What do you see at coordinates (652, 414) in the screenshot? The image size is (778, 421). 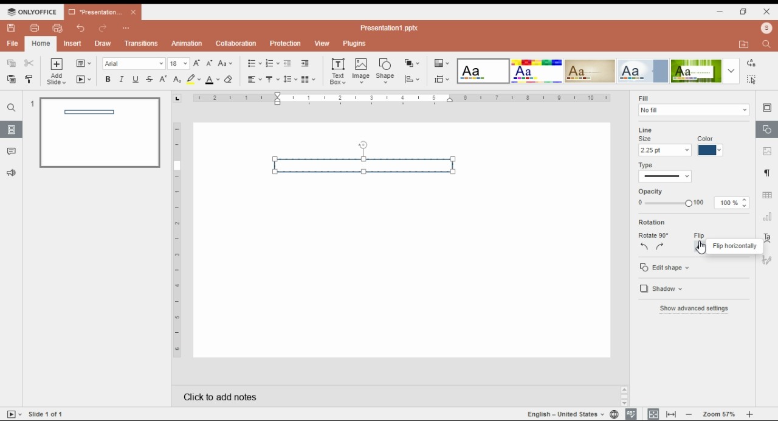 I see `fit slide` at bounding box center [652, 414].